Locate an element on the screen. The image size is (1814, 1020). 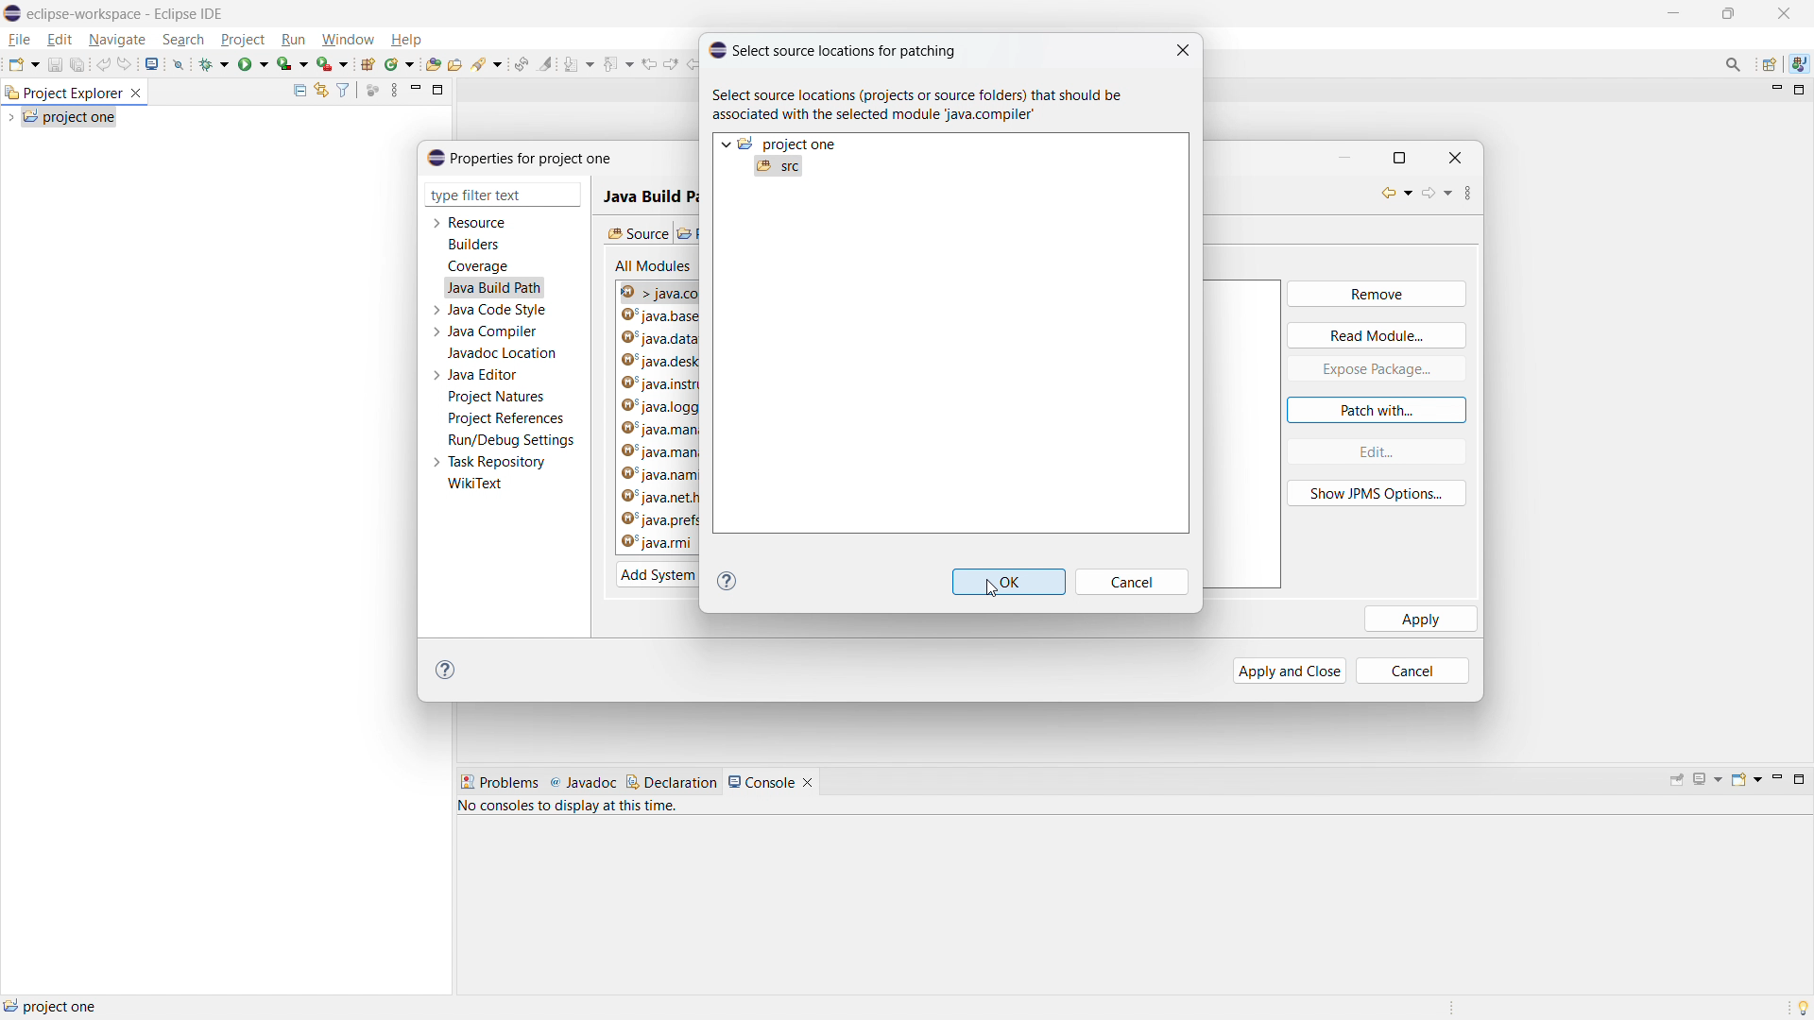
coverage is located at coordinates (293, 63).